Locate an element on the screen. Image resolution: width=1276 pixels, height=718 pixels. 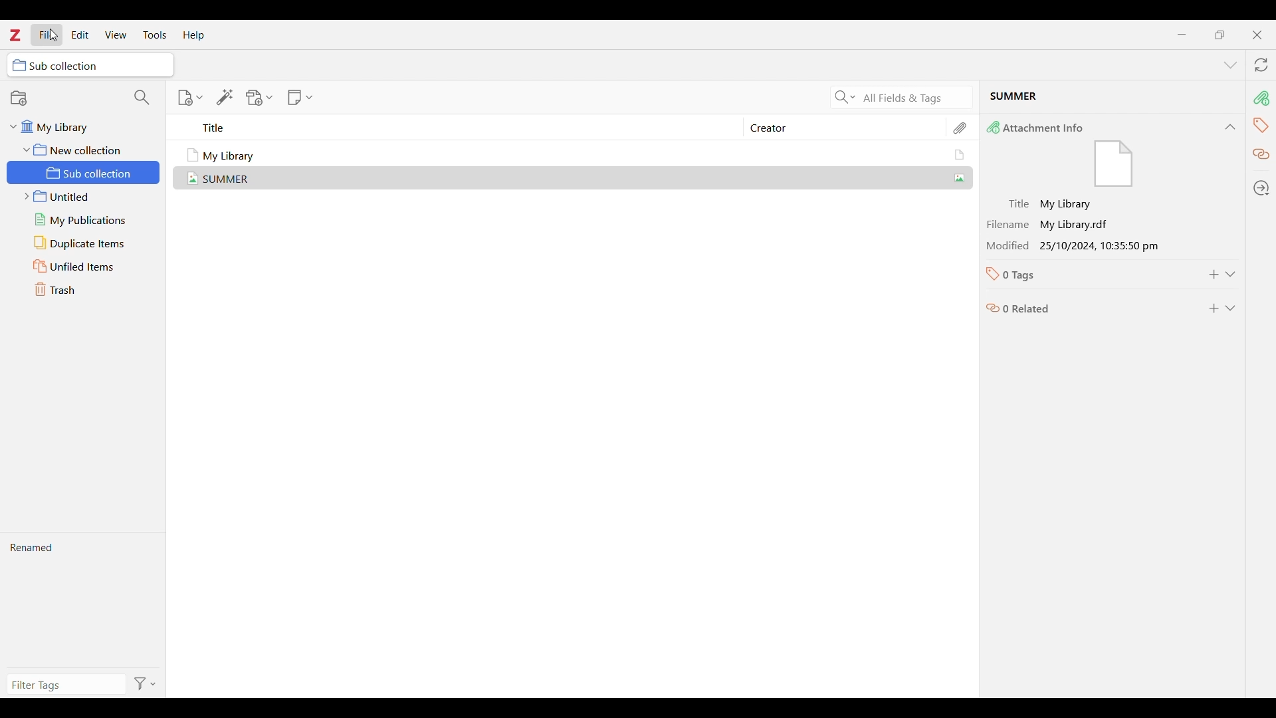
0 Tags is located at coordinates (1085, 275).